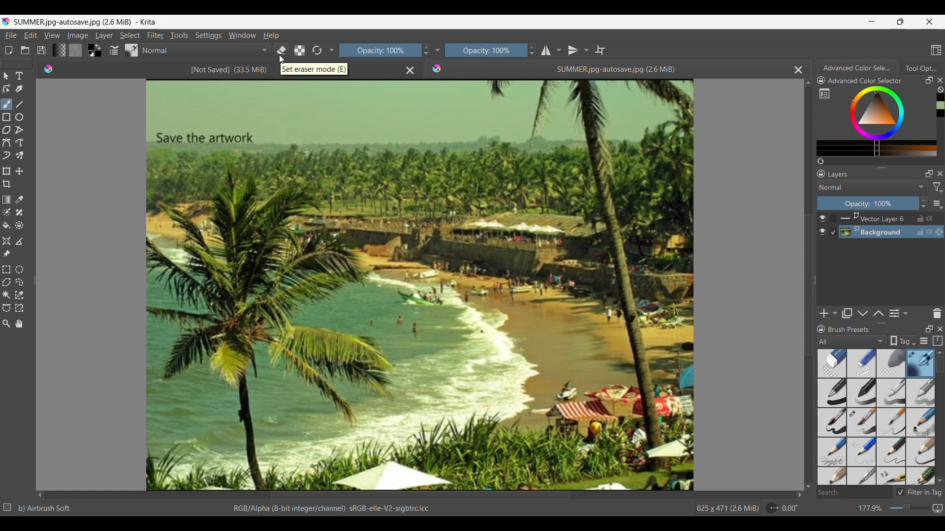  Describe the element at coordinates (6, 324) in the screenshot. I see `Zoom tool` at that location.